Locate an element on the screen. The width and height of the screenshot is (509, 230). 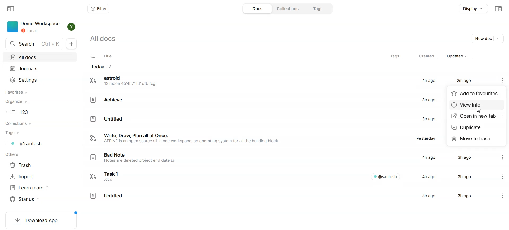
Cursor view info is located at coordinates (479, 109).